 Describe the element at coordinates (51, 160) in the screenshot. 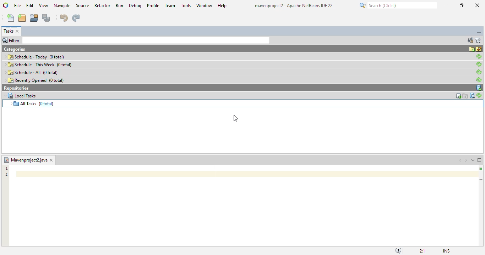

I see `close window` at that location.